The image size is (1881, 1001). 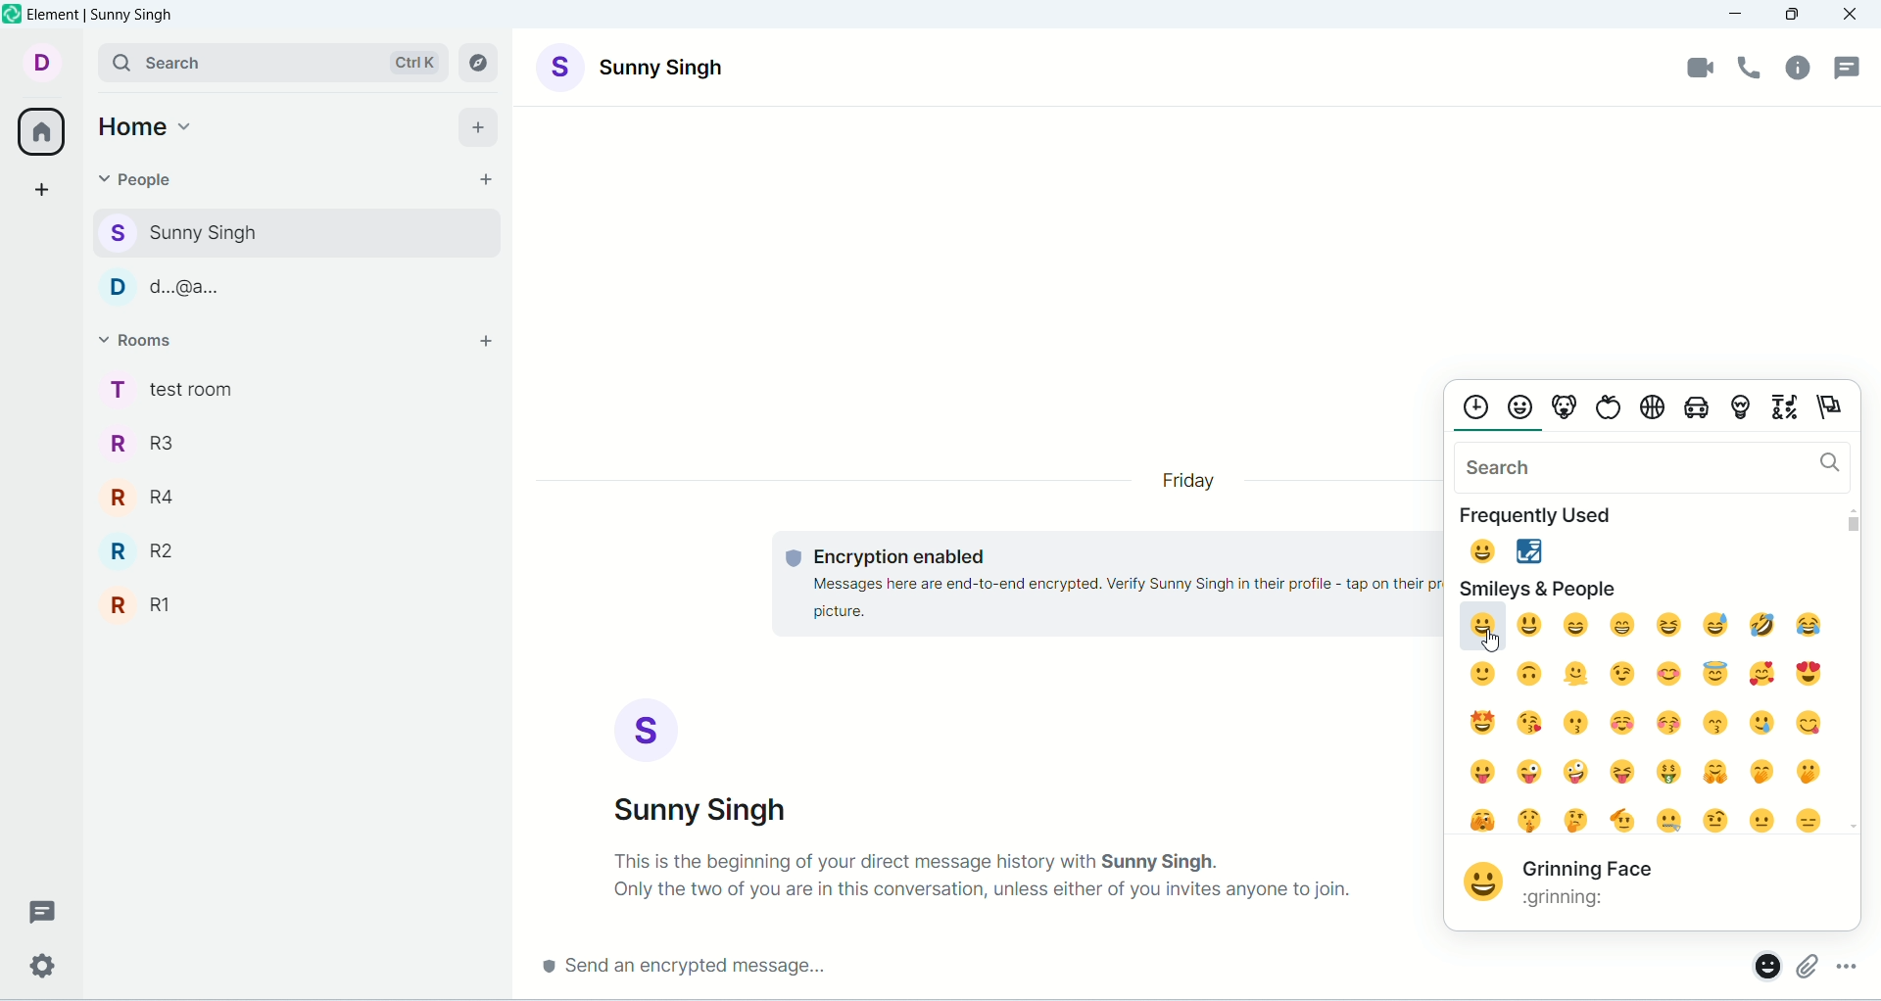 I want to click on rooms, so click(x=144, y=340).